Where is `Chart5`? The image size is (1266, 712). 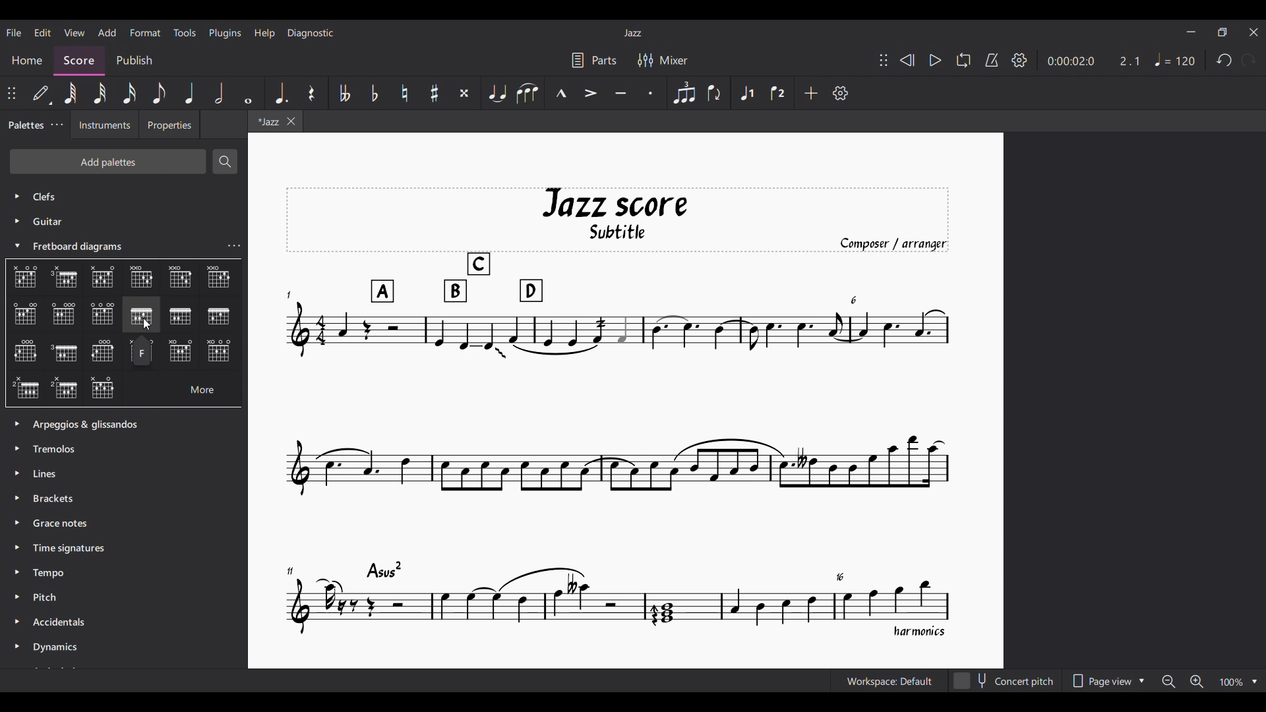 Chart5 is located at coordinates (219, 278).